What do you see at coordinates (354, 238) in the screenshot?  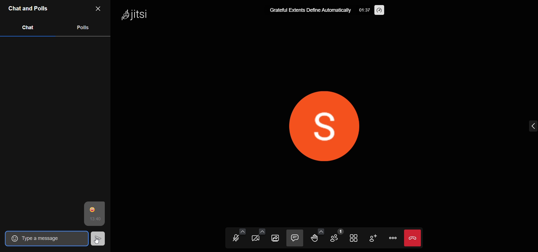 I see `tile view` at bounding box center [354, 238].